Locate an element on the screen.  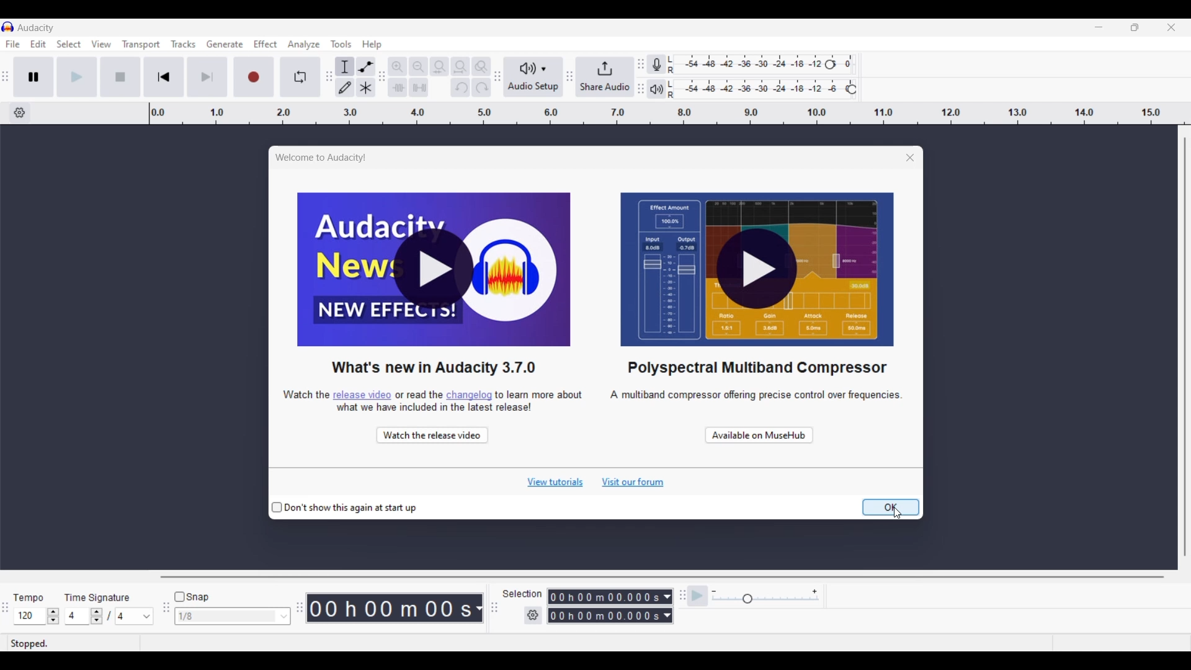
visit forum is located at coordinates (633, 483).